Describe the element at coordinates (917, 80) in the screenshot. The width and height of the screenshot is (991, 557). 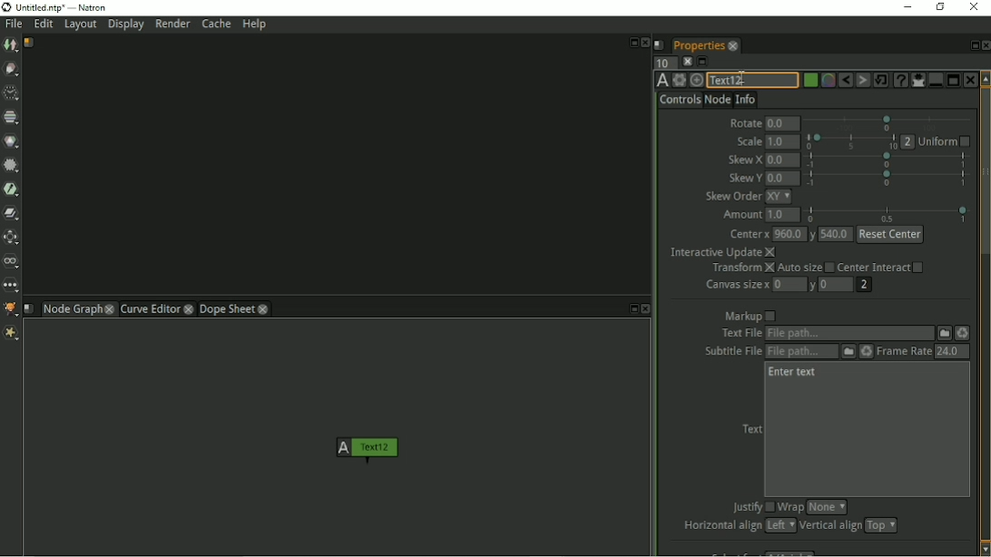
I see `Show/hide all parameters` at that location.